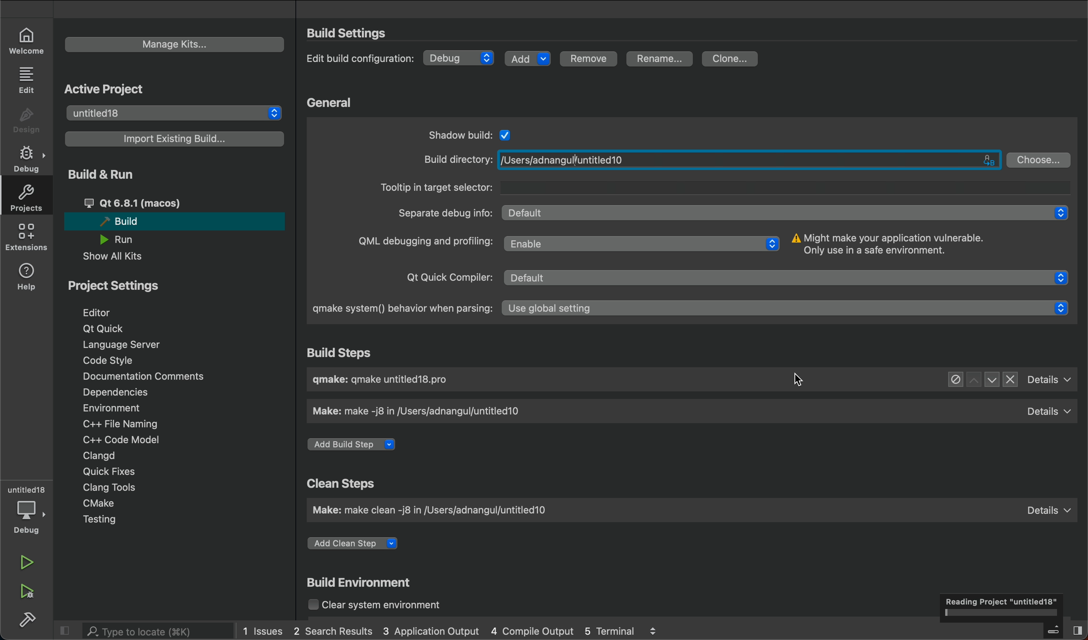 This screenshot has width=1088, height=640. I want to click on Next, so click(991, 379).